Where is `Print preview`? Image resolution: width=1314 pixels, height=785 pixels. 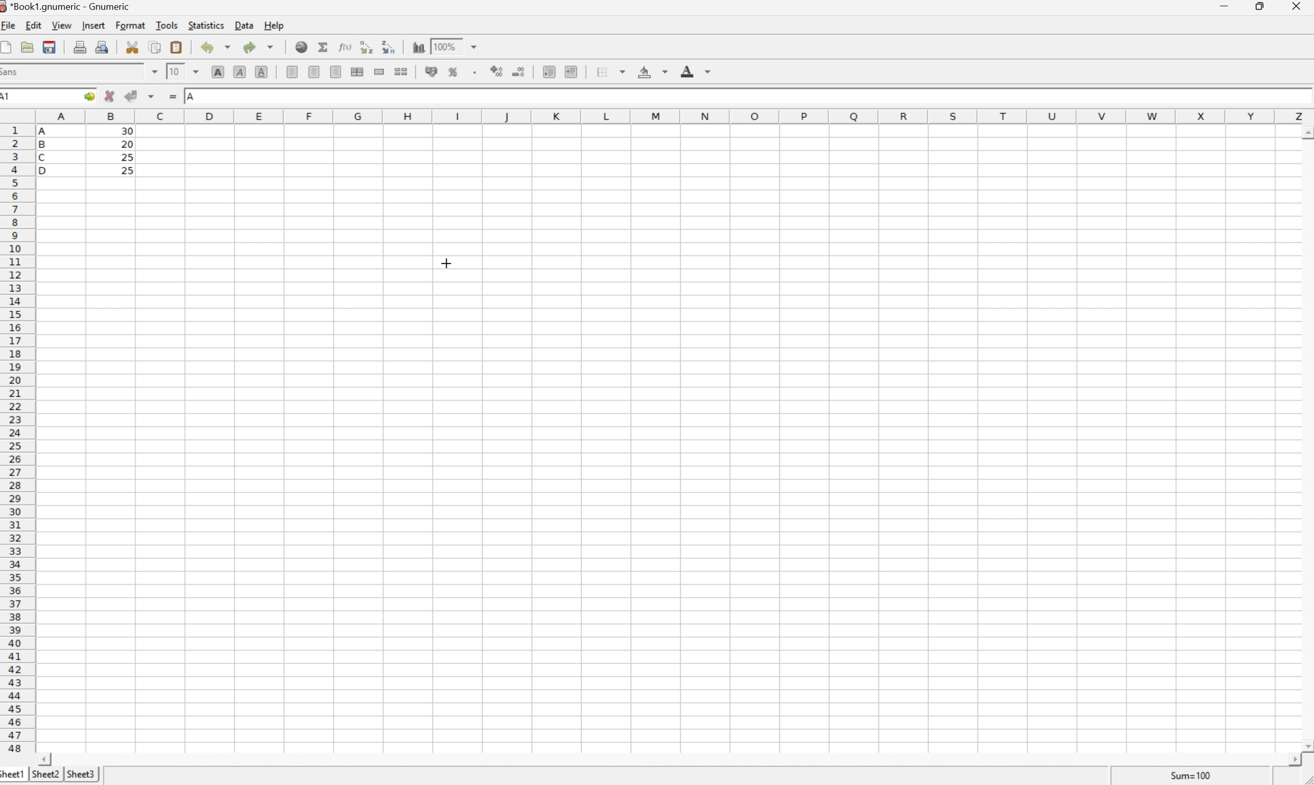
Print preview is located at coordinates (103, 46).